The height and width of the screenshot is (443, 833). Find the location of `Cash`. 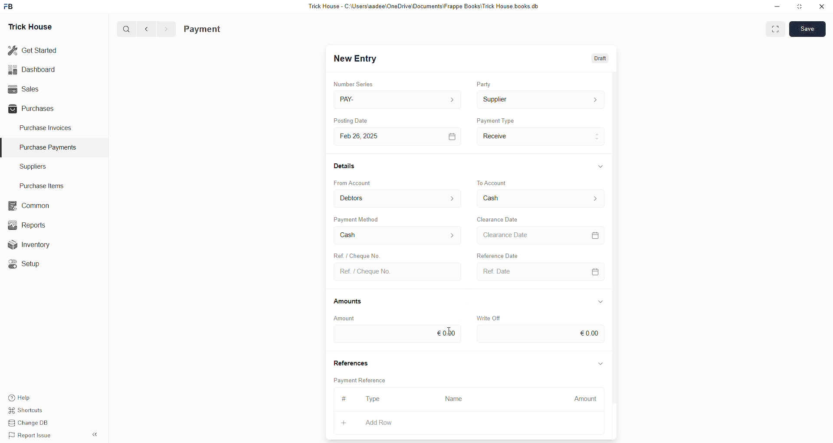

Cash is located at coordinates (396, 236).